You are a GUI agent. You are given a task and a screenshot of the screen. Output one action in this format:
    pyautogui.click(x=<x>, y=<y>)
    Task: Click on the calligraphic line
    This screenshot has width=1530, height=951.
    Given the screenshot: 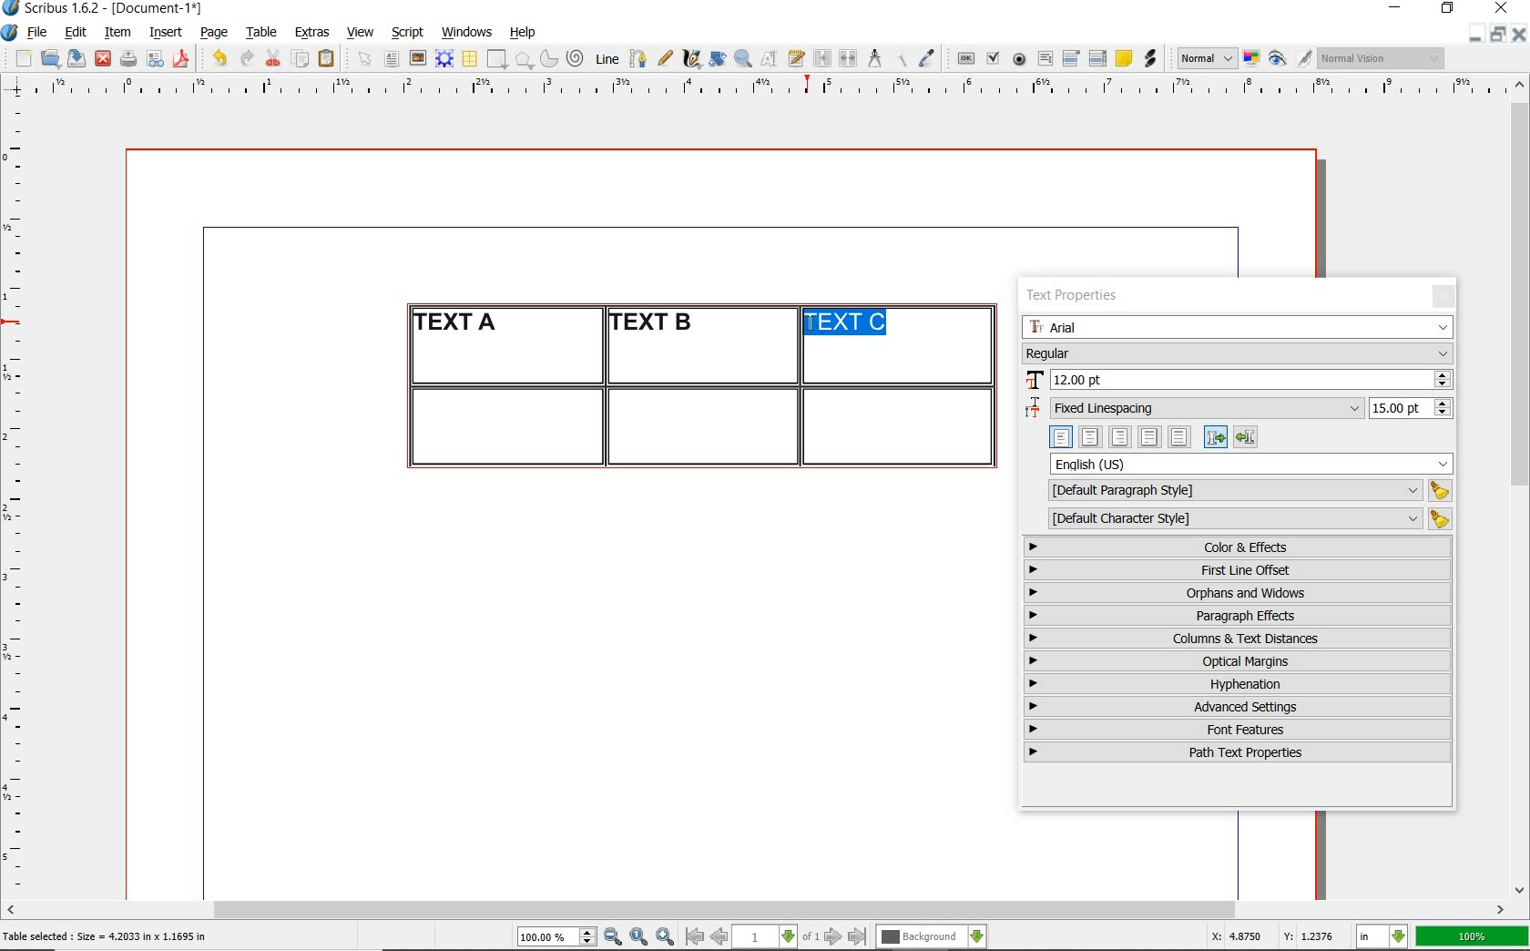 What is the action you would take?
    pyautogui.click(x=693, y=58)
    